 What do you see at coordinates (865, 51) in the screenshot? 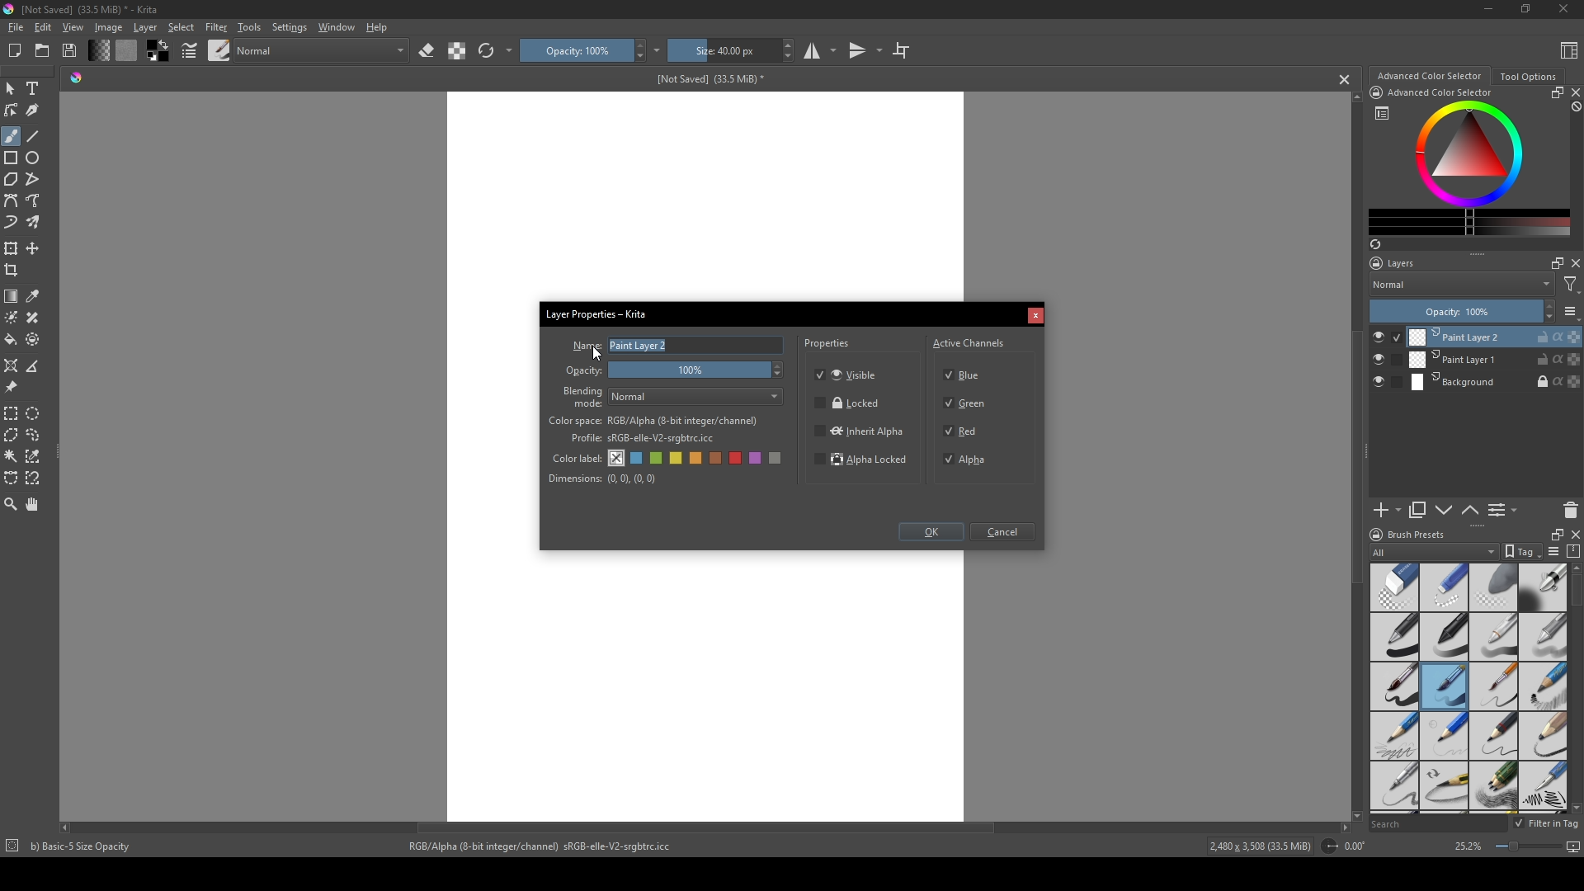
I see `transitions` at bounding box center [865, 51].